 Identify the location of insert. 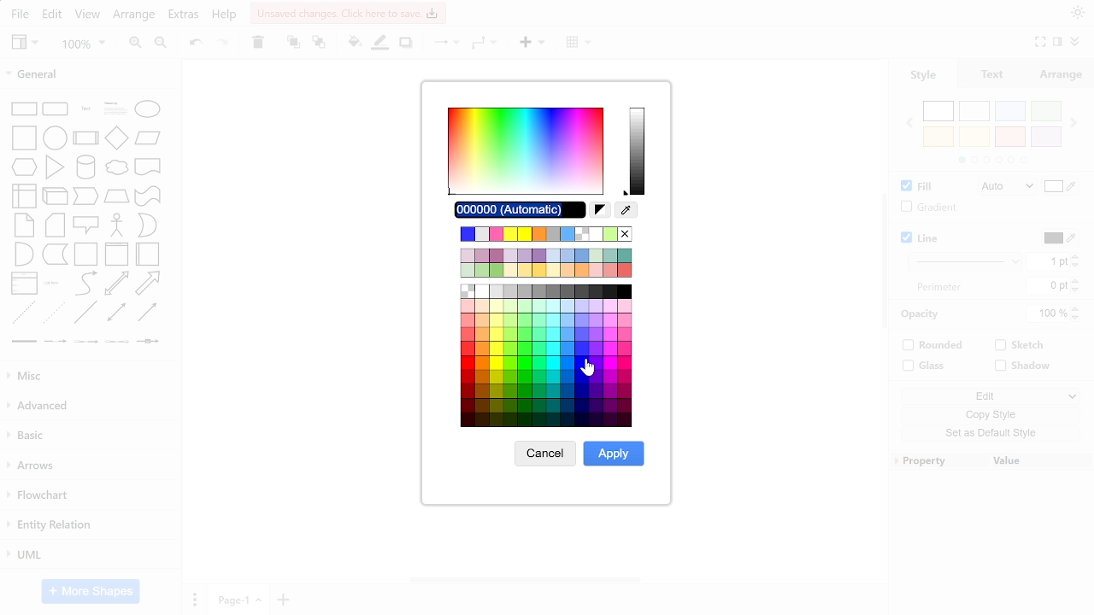
(532, 44).